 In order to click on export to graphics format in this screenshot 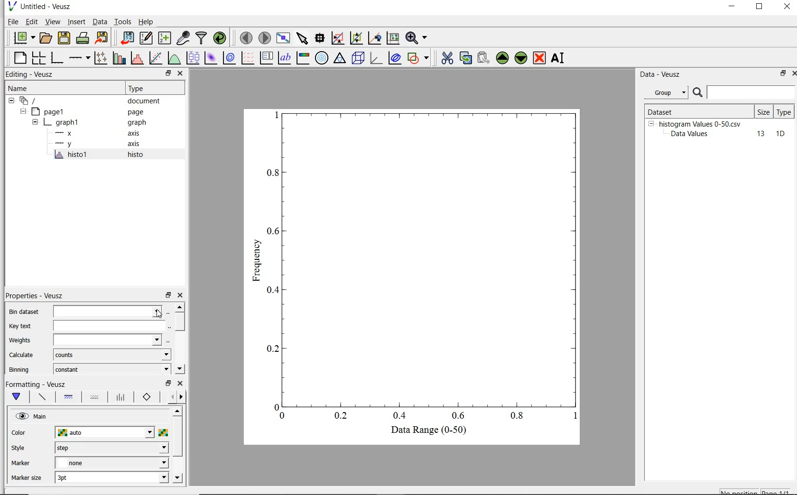, I will do `click(102, 37)`.